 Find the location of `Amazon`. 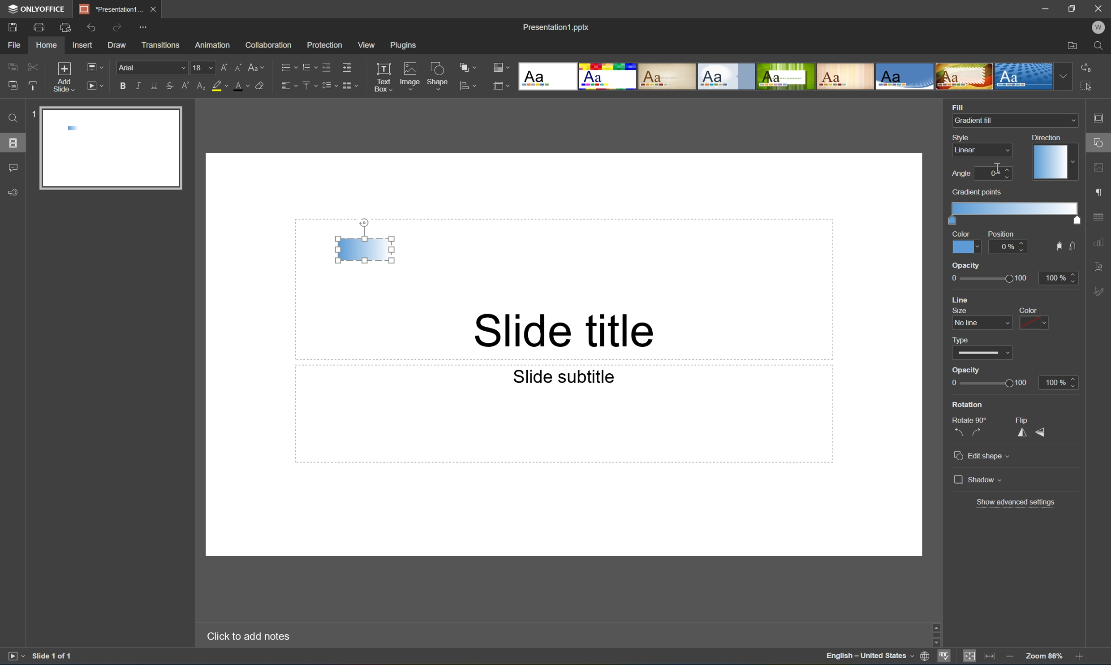

Amazon is located at coordinates (213, 44).